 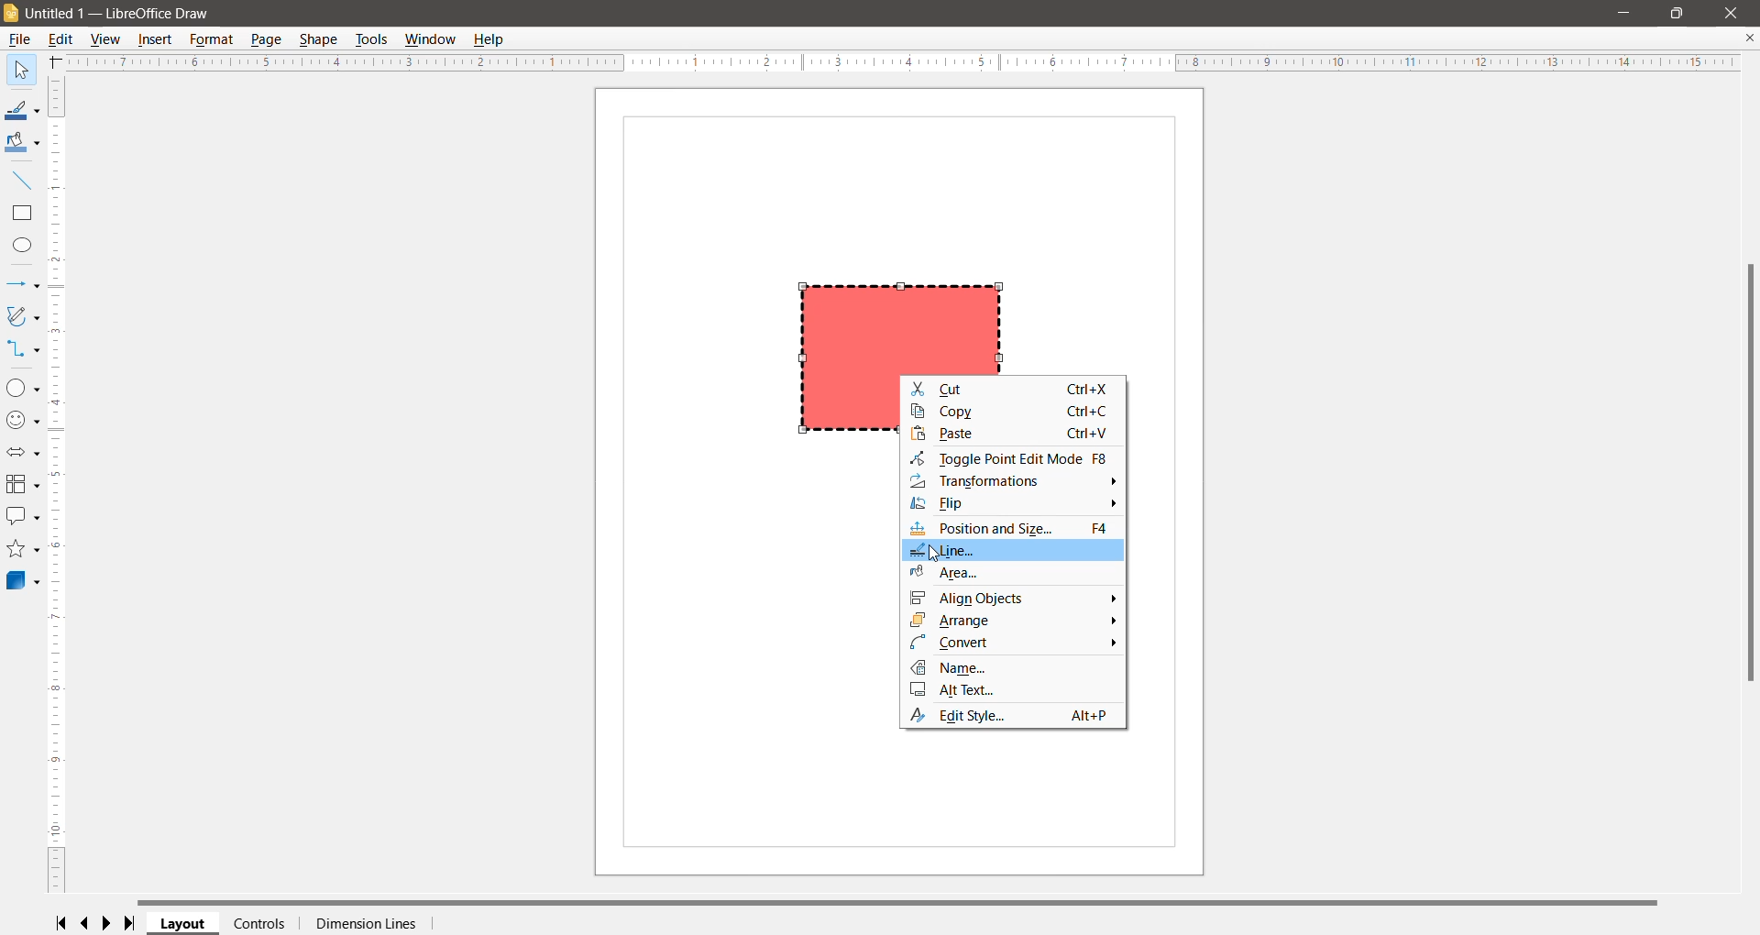 What do you see at coordinates (428, 39) in the screenshot?
I see `Window` at bounding box center [428, 39].